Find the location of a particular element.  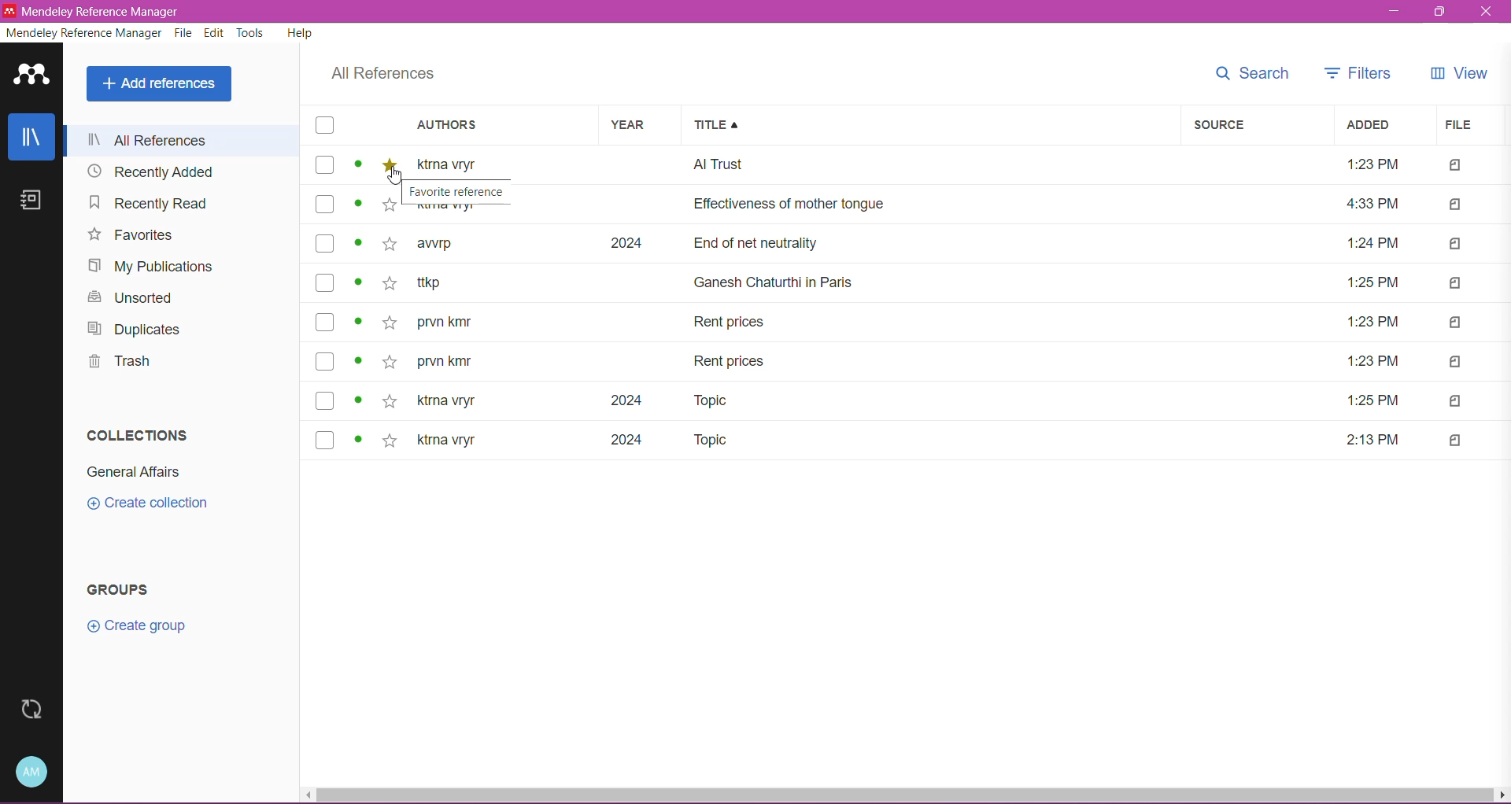

awrp 2024 End of net neutrality 1:24 PM is located at coordinates (910, 244).